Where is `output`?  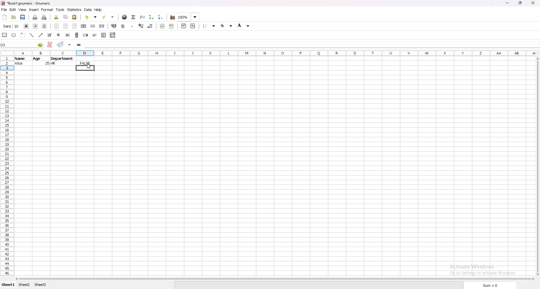 output is located at coordinates (84, 63).